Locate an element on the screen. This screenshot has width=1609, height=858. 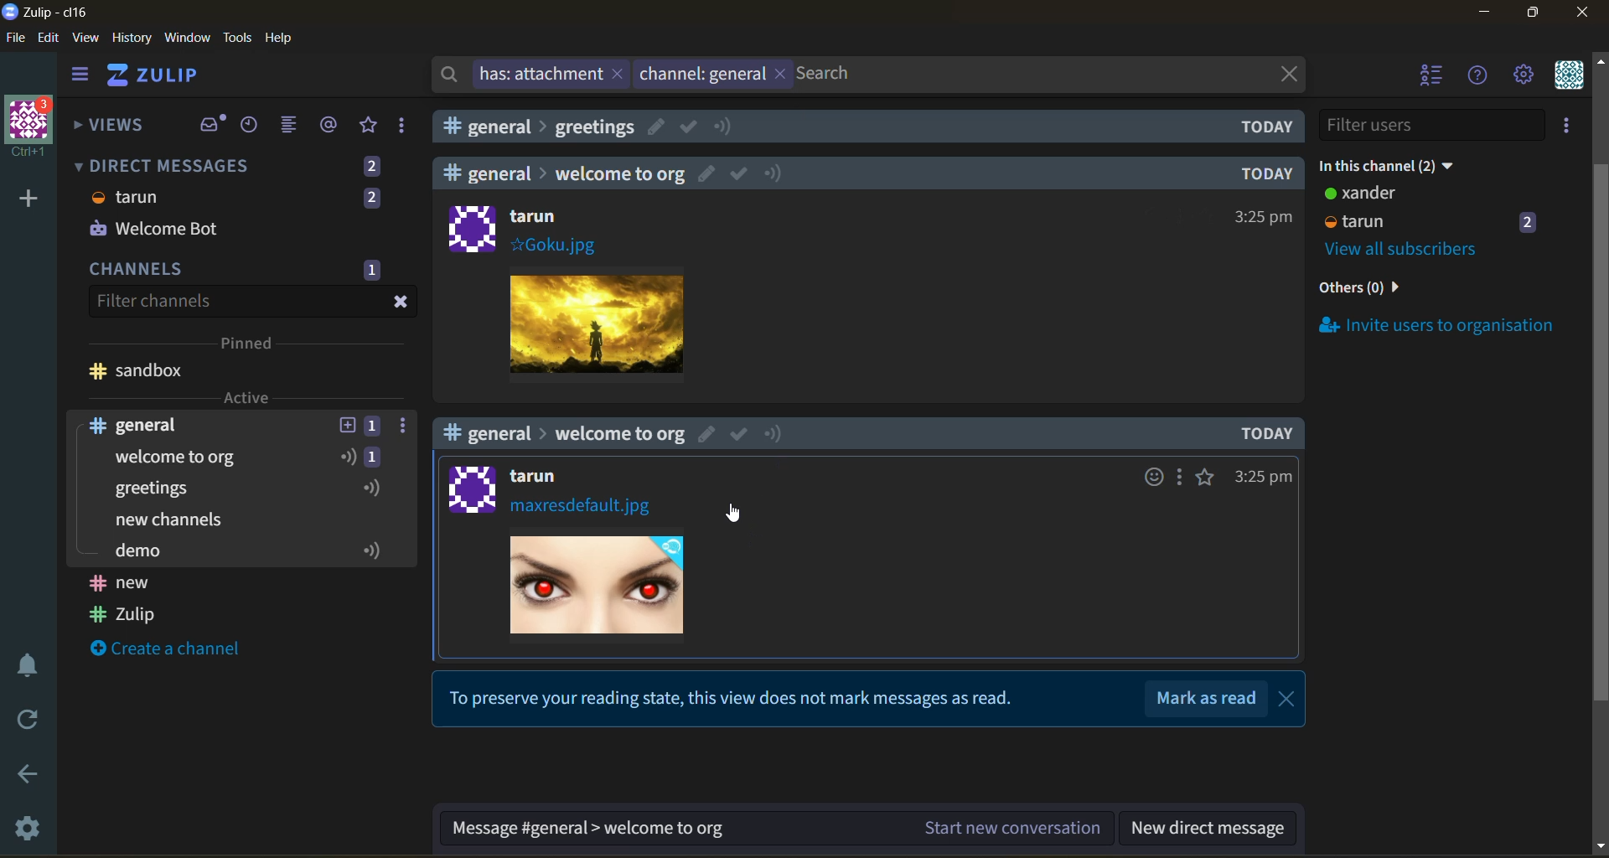
drafts and reactions is located at coordinates (403, 127).